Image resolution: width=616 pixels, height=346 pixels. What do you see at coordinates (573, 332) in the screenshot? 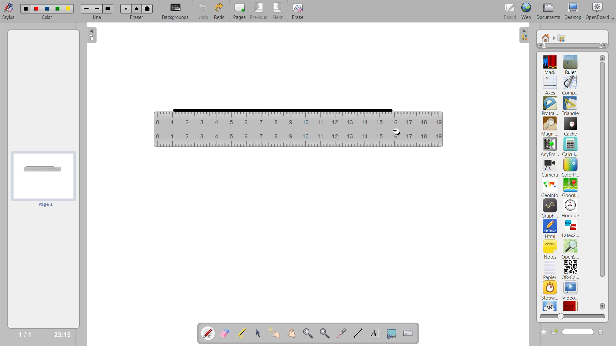
I see `name box` at bounding box center [573, 332].